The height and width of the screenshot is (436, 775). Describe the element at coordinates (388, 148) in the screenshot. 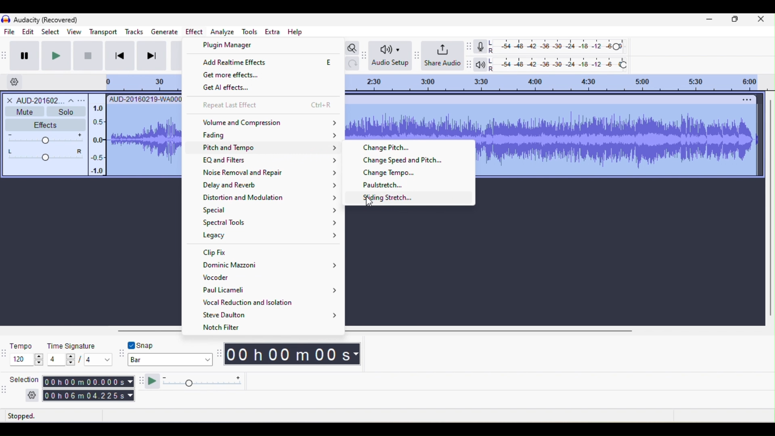

I see `change pitch` at that location.